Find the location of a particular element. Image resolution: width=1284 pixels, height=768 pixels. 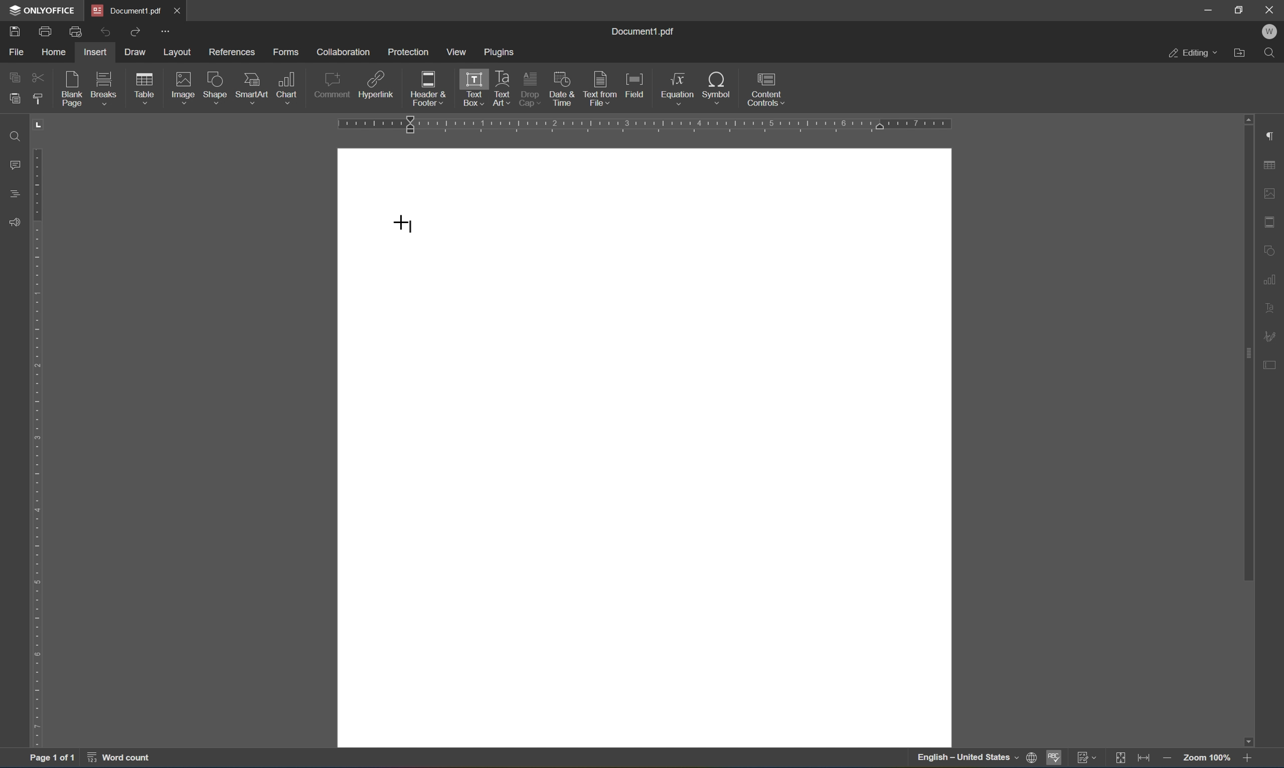

Quick print is located at coordinates (77, 30).